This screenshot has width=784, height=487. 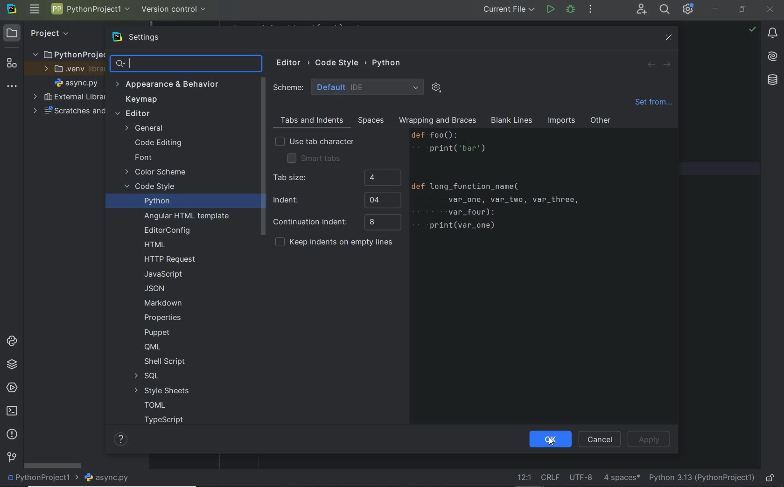 I want to click on JAVASCRIPT, so click(x=162, y=274).